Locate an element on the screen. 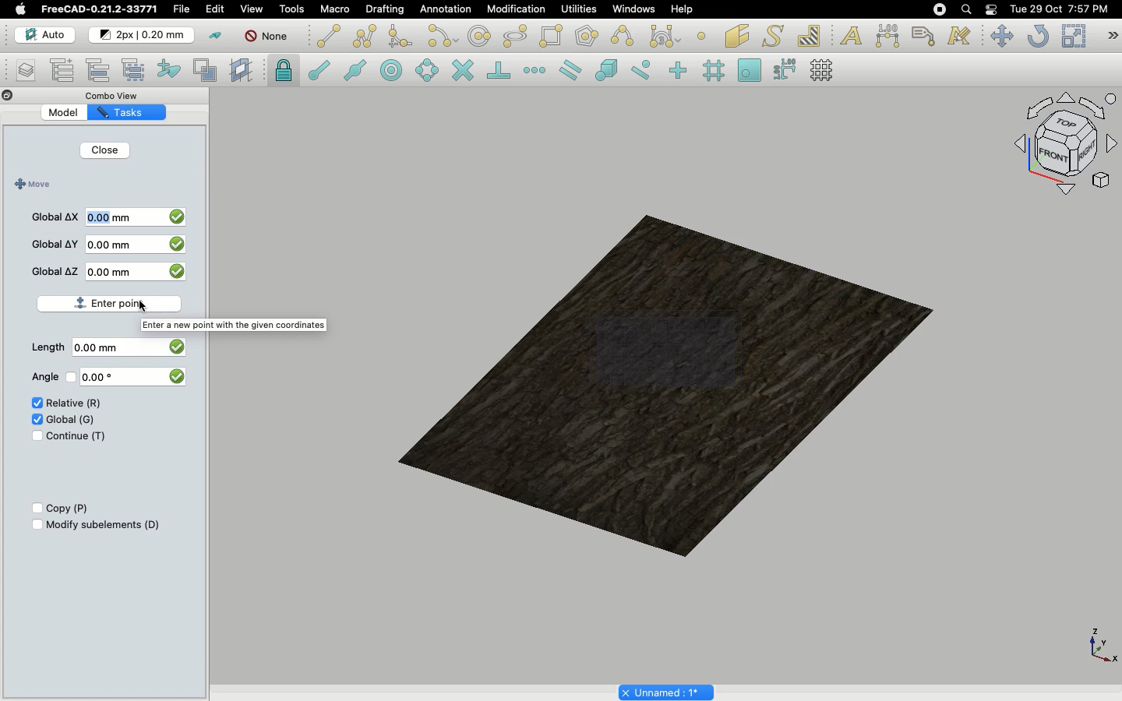  Object selected is located at coordinates (669, 379).